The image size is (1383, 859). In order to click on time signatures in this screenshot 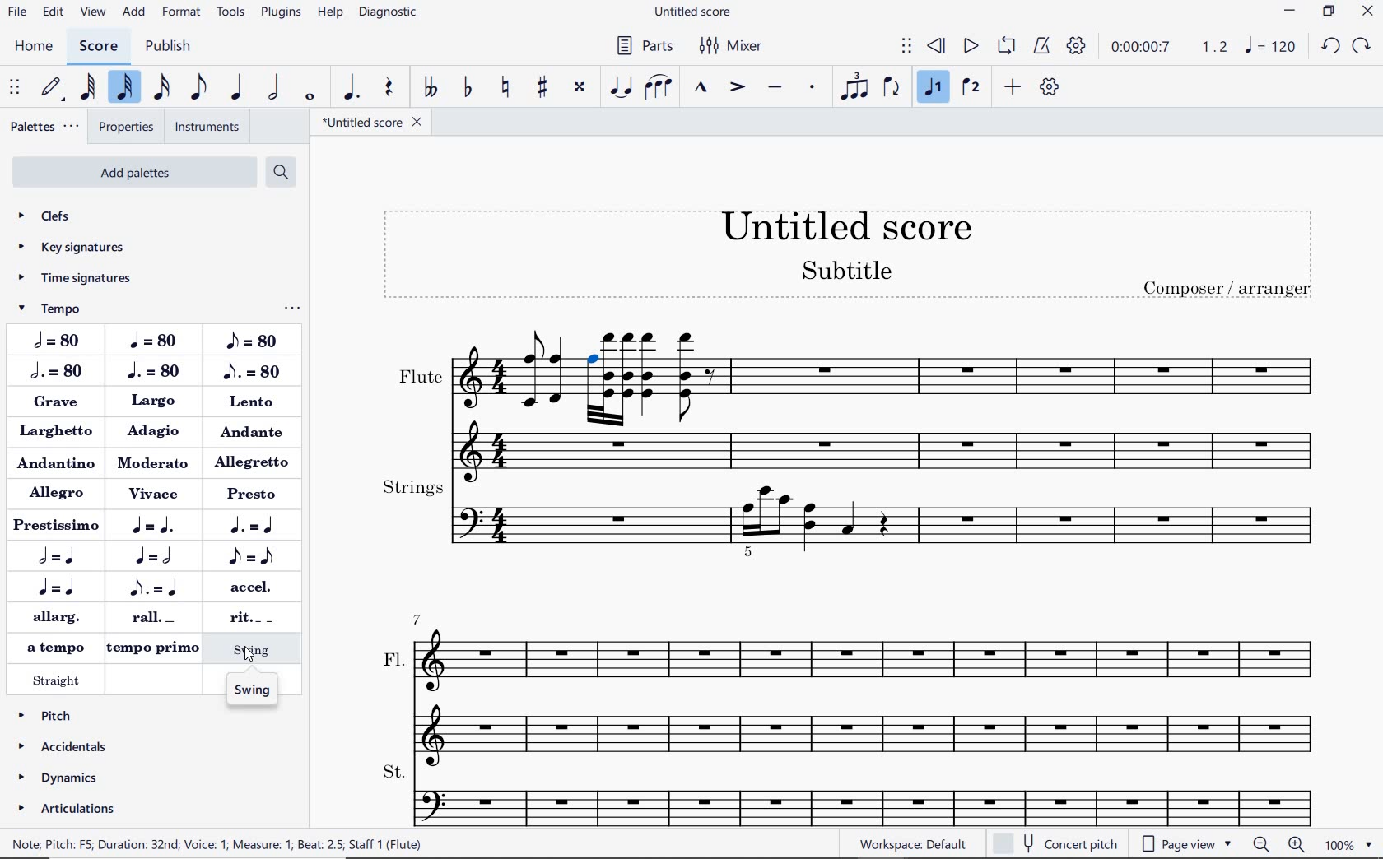, I will do `click(81, 276)`.